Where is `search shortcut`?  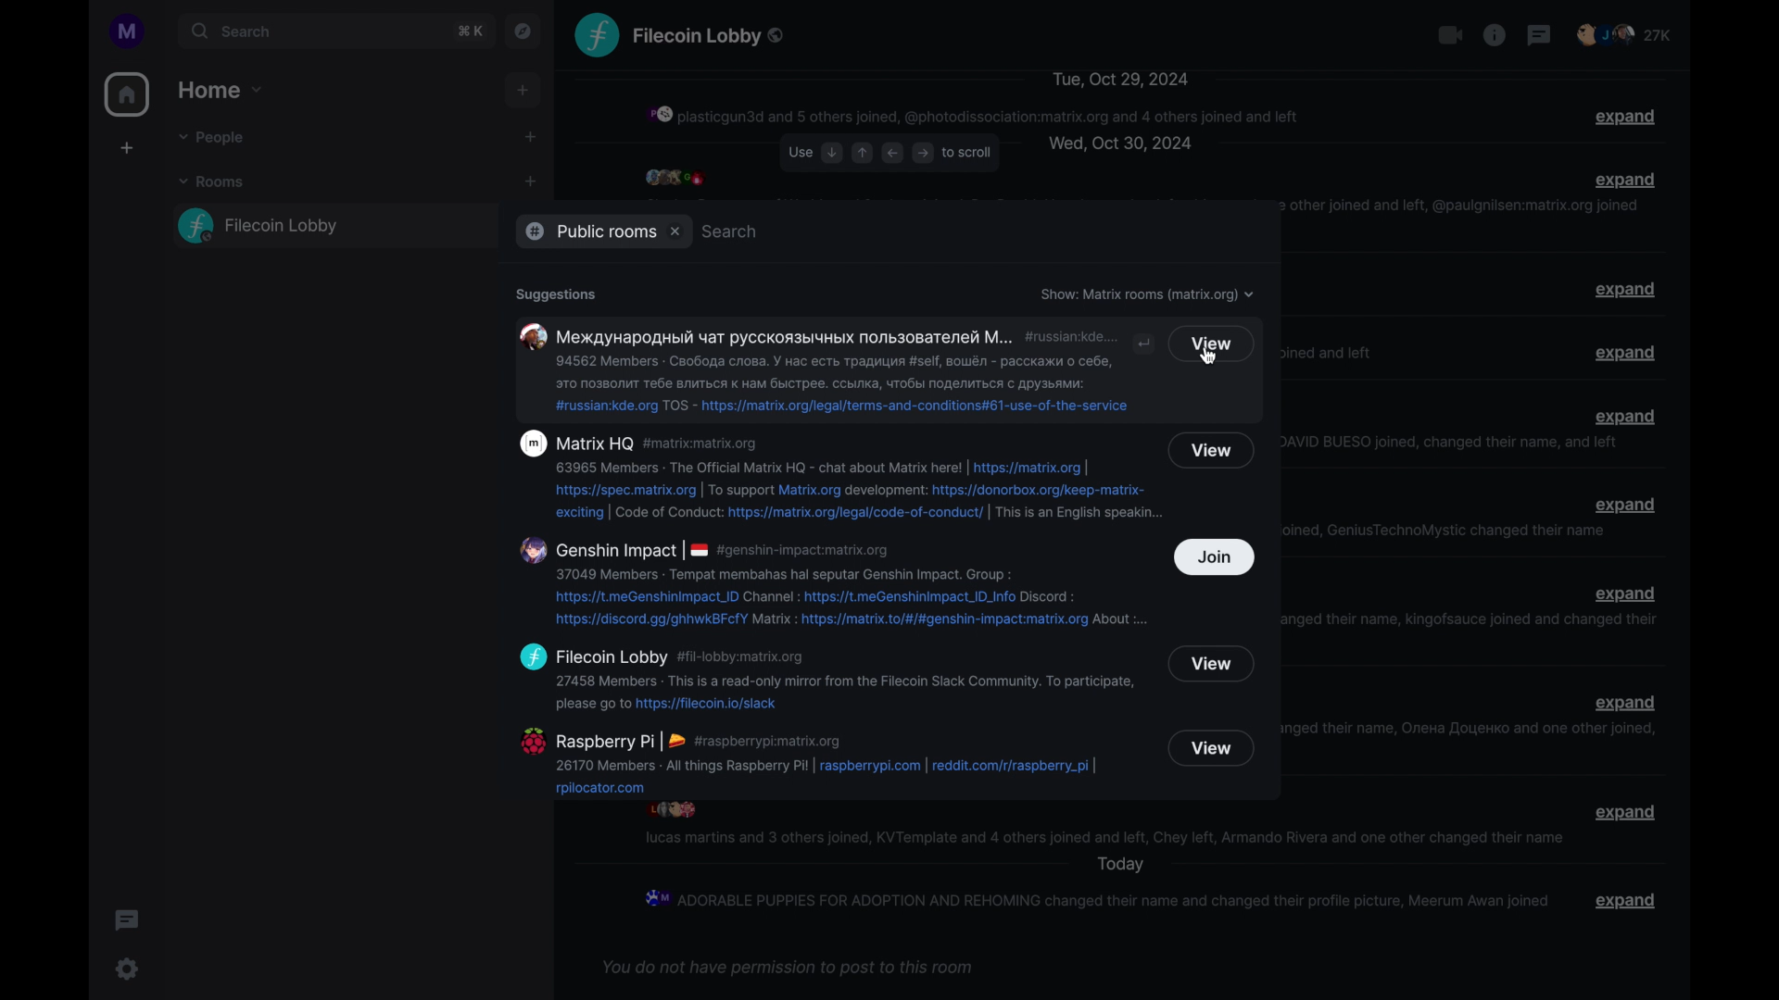
search shortcut is located at coordinates (469, 31).